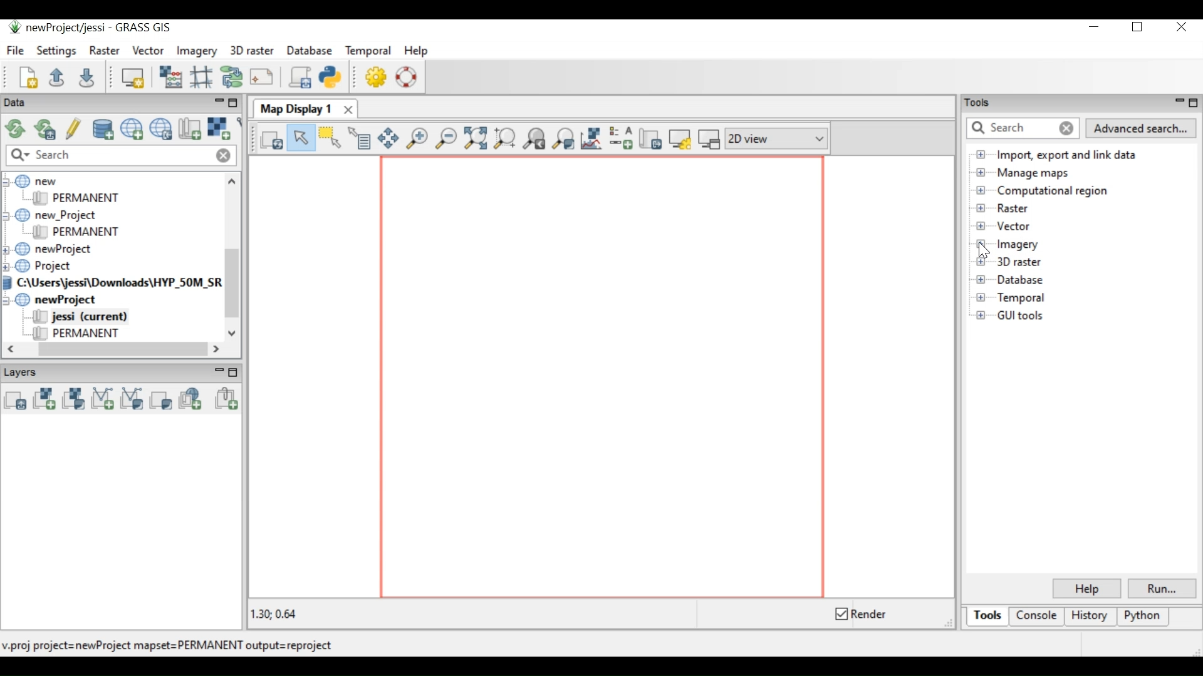 The width and height of the screenshot is (1203, 676). Describe the element at coordinates (651, 139) in the screenshot. I see `Save display to file` at that location.